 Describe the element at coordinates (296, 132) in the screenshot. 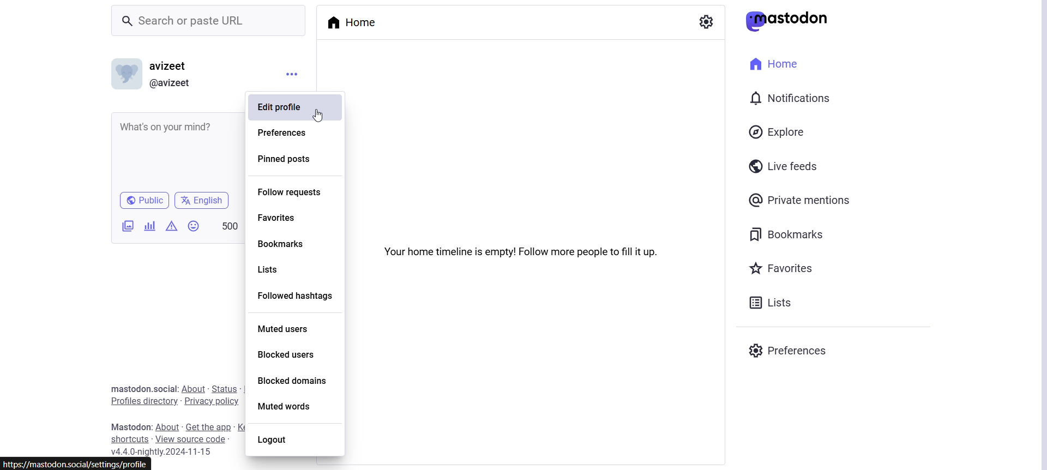

I see `Preferences` at that location.